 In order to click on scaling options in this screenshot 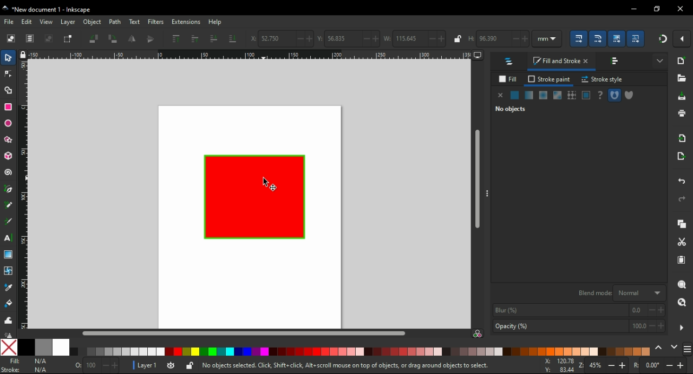, I will do `click(616, 38)`.